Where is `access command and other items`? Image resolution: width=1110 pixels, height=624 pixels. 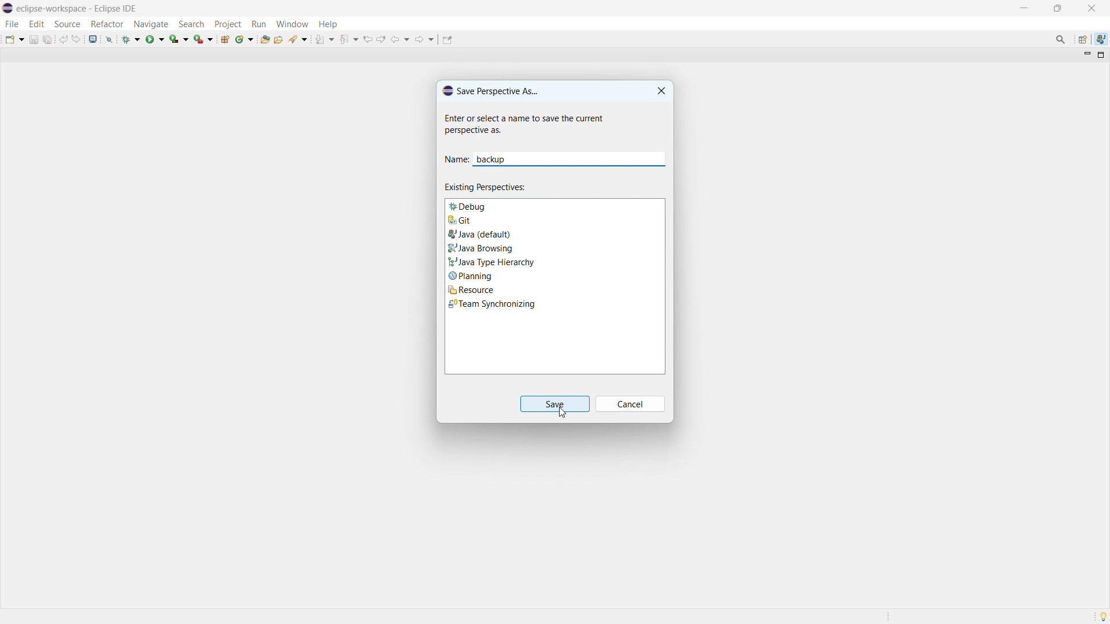
access command and other items is located at coordinates (1060, 39).